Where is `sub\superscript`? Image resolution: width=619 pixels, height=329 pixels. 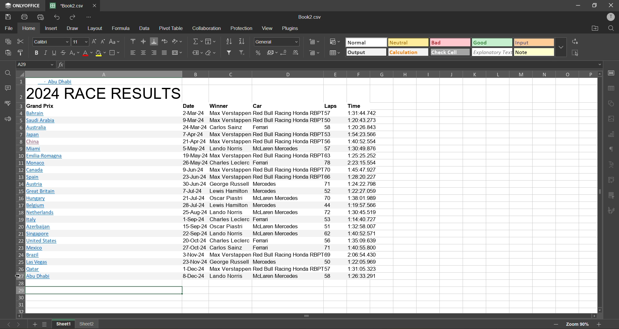
sub\superscript is located at coordinates (74, 53).